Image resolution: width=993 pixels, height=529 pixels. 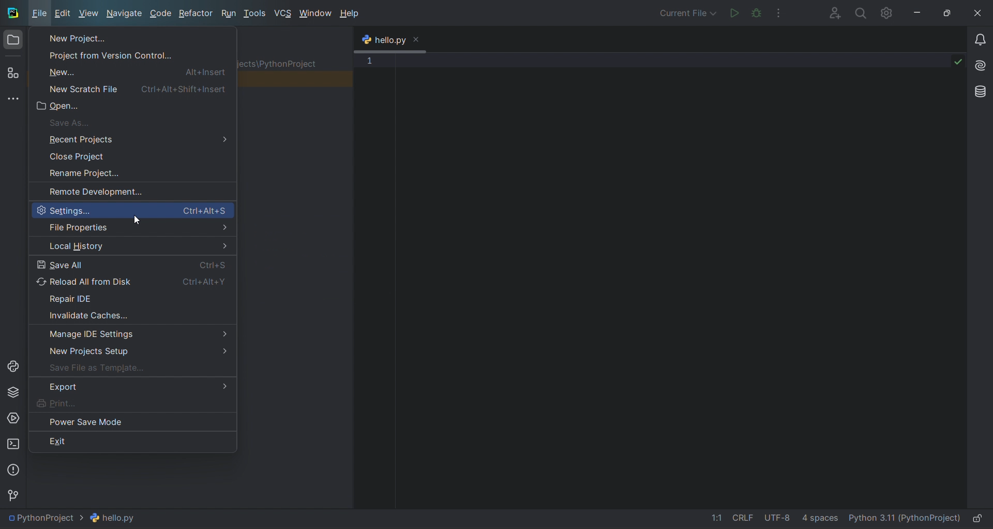 I want to click on notifications, so click(x=980, y=40).